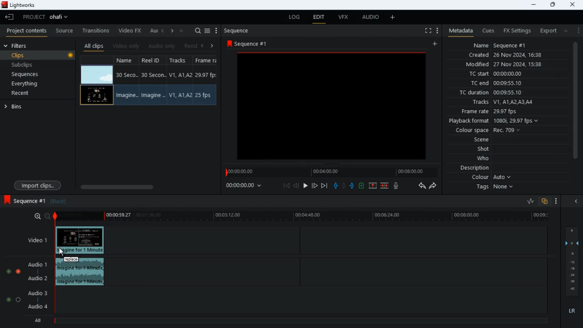 The width and height of the screenshot is (583, 328). What do you see at coordinates (301, 298) in the screenshot?
I see `timeline tracks` at bounding box center [301, 298].